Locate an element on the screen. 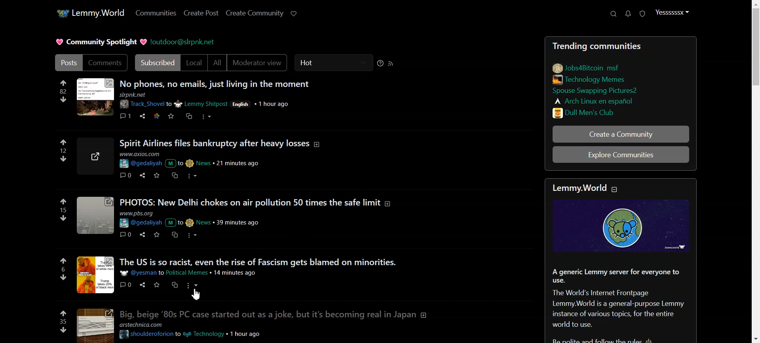 This screenshot has height=343, width=760. image is located at coordinates (95, 98).